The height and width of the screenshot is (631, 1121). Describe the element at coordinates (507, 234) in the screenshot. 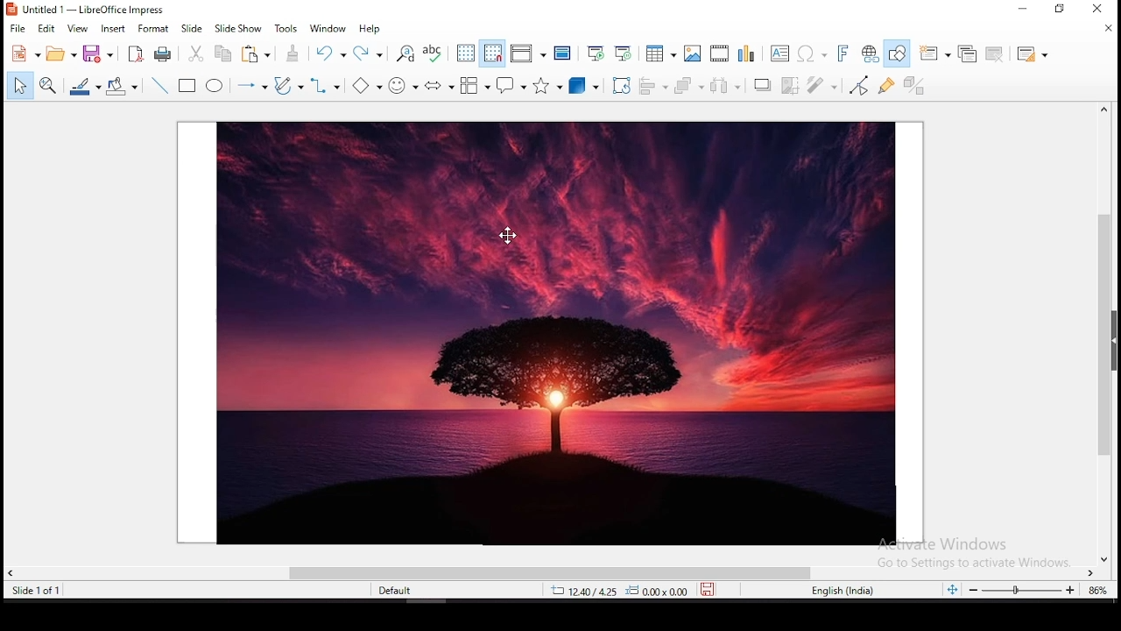

I see `mouse pointer` at that location.